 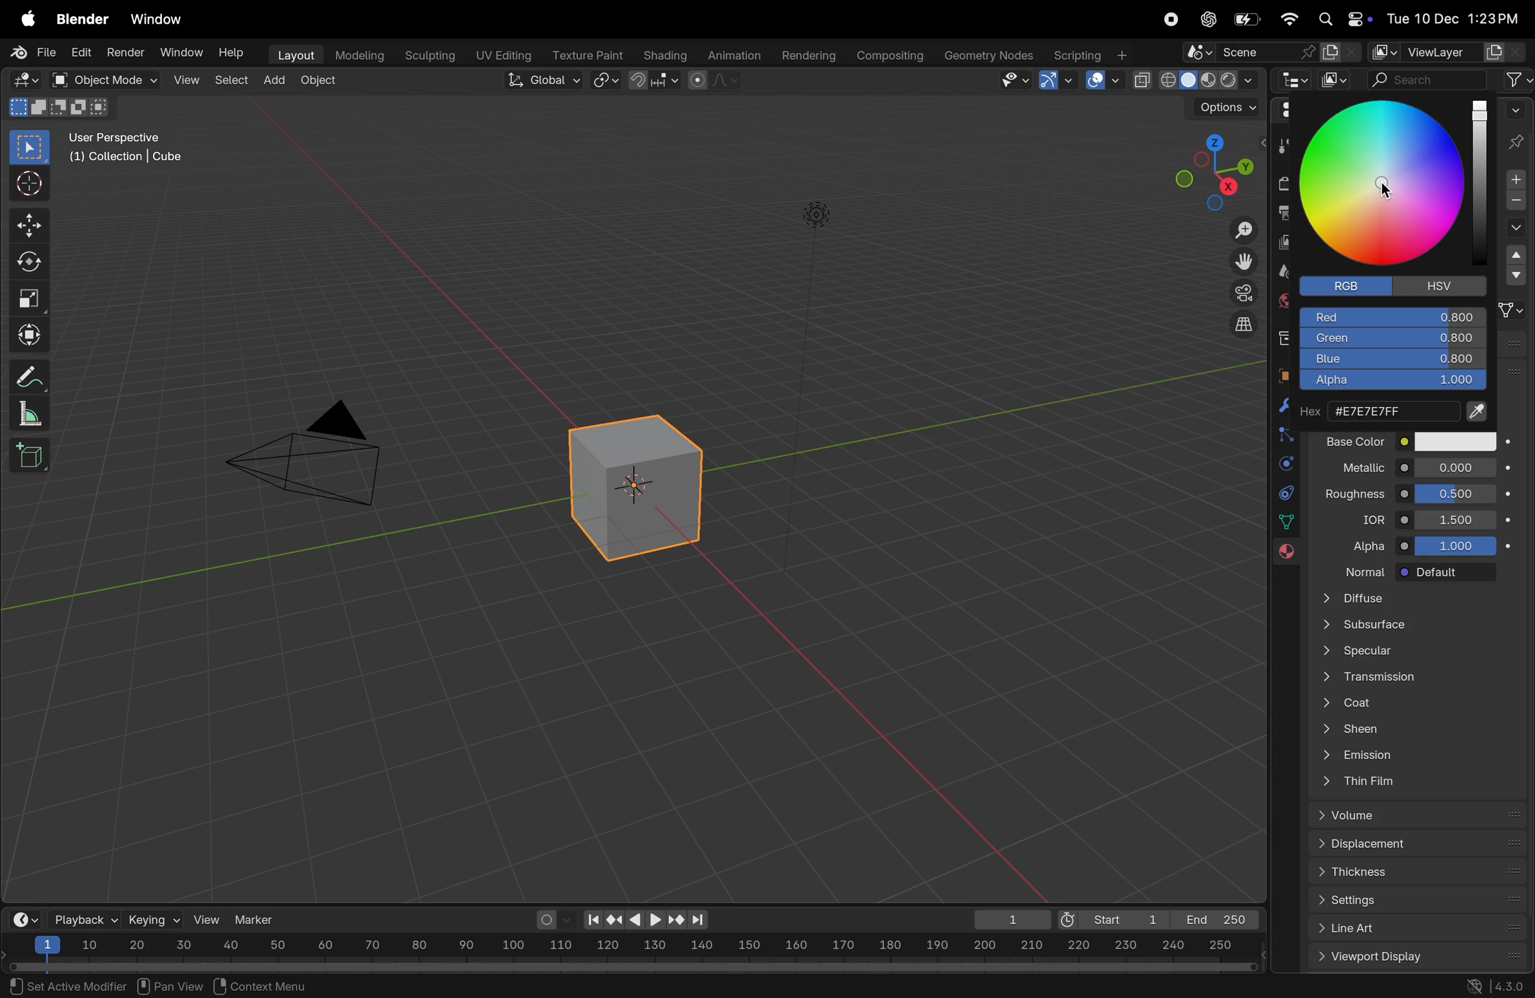 What do you see at coordinates (1492, 987) in the screenshot?
I see `version 4.30` at bounding box center [1492, 987].